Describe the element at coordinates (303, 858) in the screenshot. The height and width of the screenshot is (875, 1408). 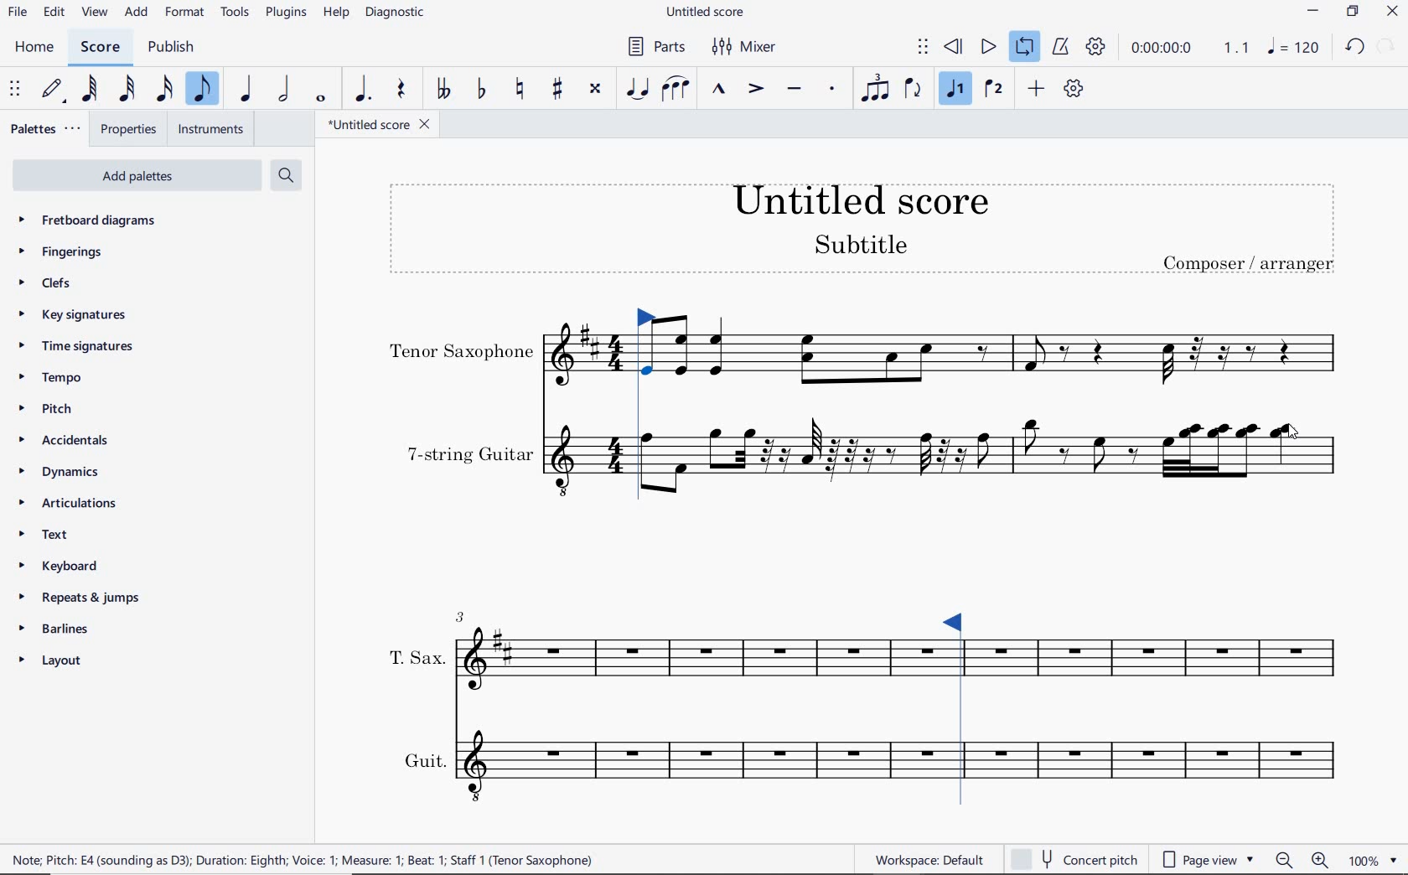
I see `score description` at that location.